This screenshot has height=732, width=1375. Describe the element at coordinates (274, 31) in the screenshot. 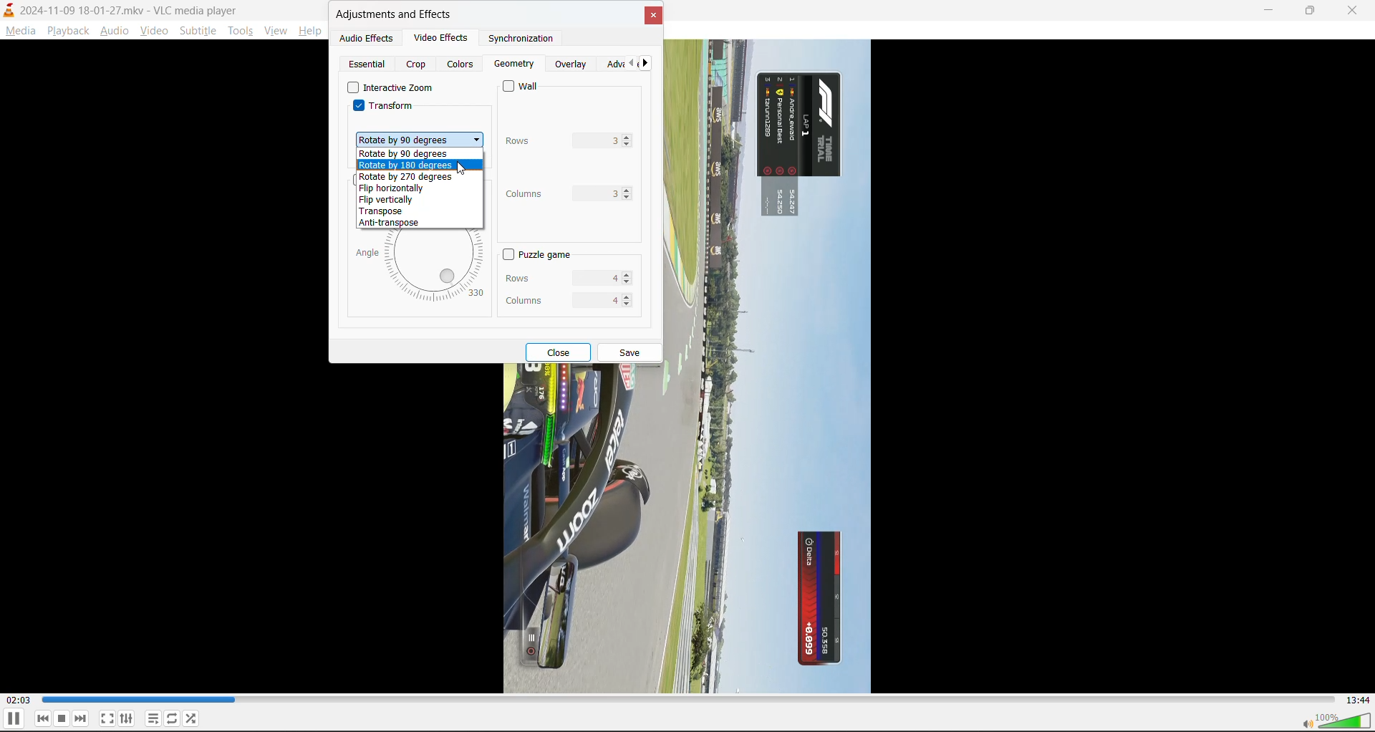

I see `view` at that location.